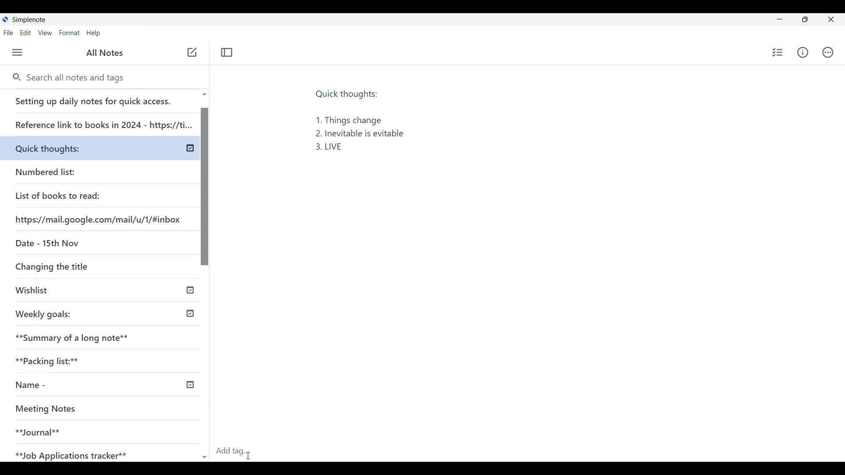  Describe the element at coordinates (6, 19) in the screenshot. I see `Software logo` at that location.